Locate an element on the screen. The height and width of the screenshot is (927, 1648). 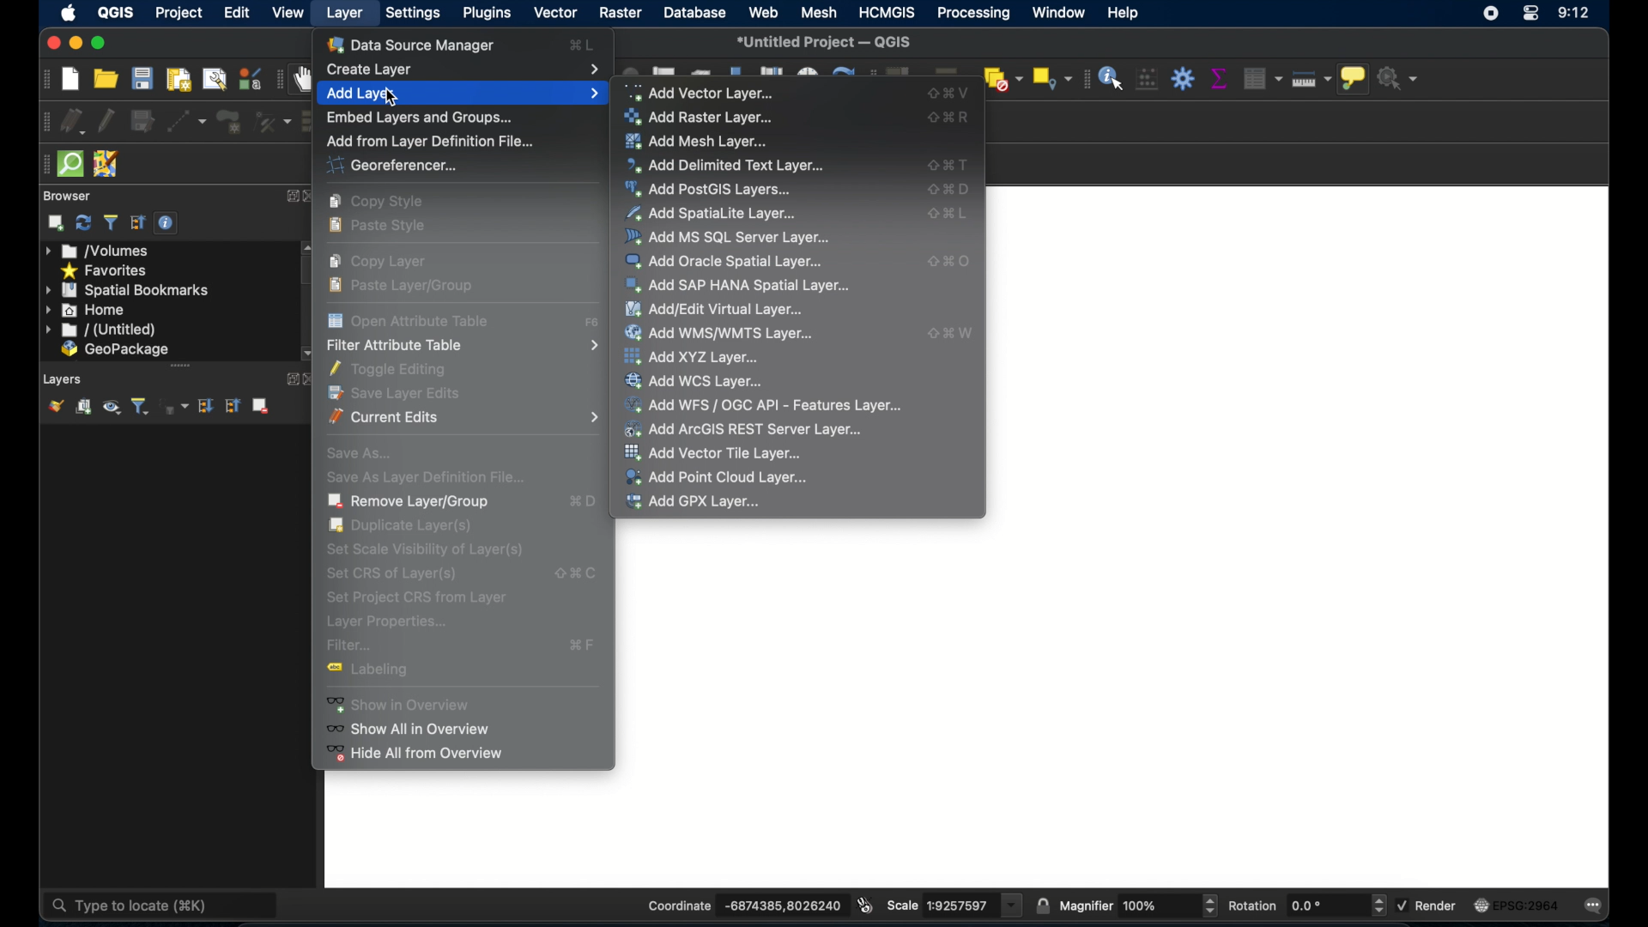
help is located at coordinates (1130, 14).